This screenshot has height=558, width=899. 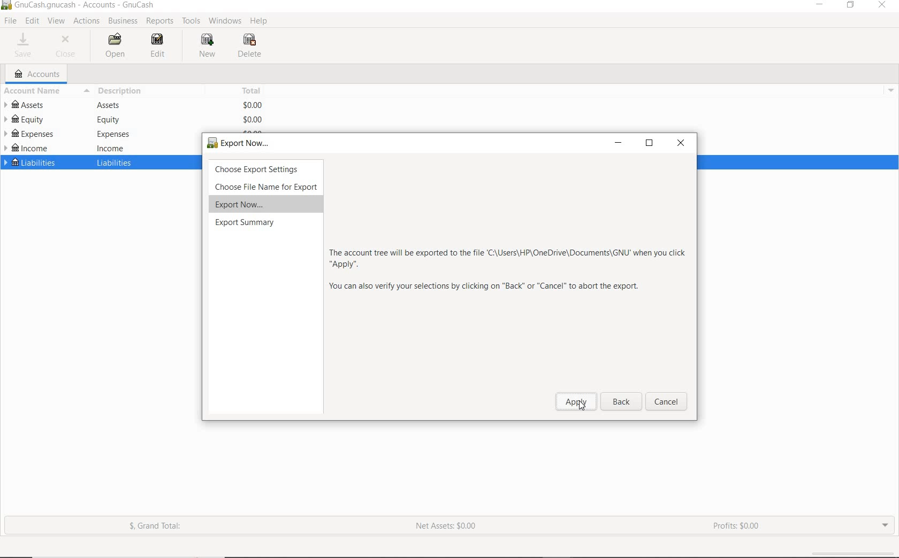 What do you see at coordinates (81, 6) in the screenshot?
I see `SYSTEM NAME` at bounding box center [81, 6].